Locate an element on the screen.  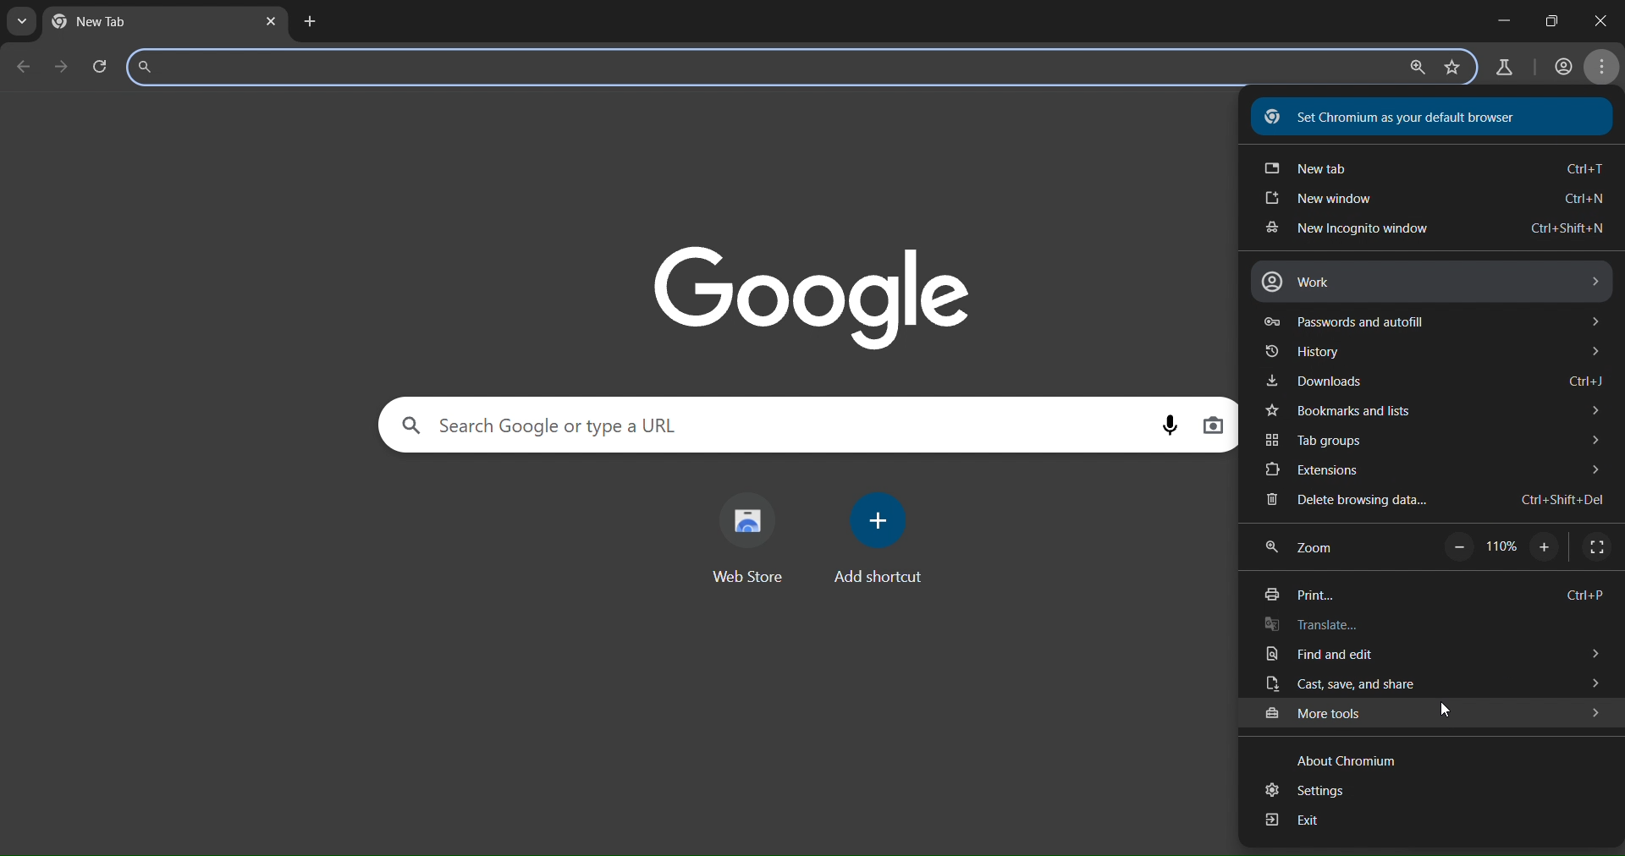
bookmark is located at coordinates (1452, 68).